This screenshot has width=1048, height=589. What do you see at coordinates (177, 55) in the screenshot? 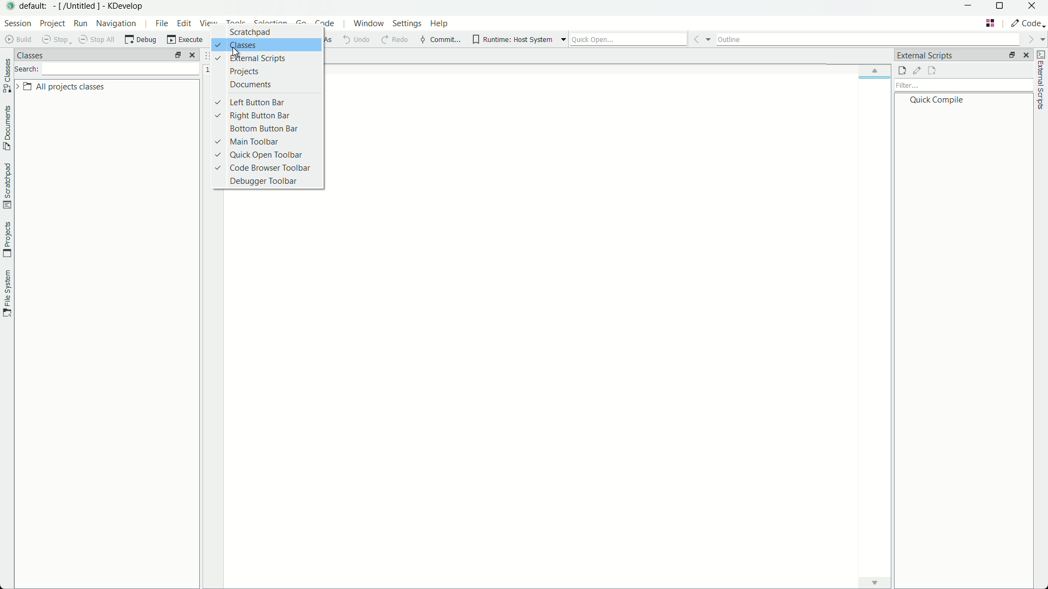
I see `arrange tab` at bounding box center [177, 55].